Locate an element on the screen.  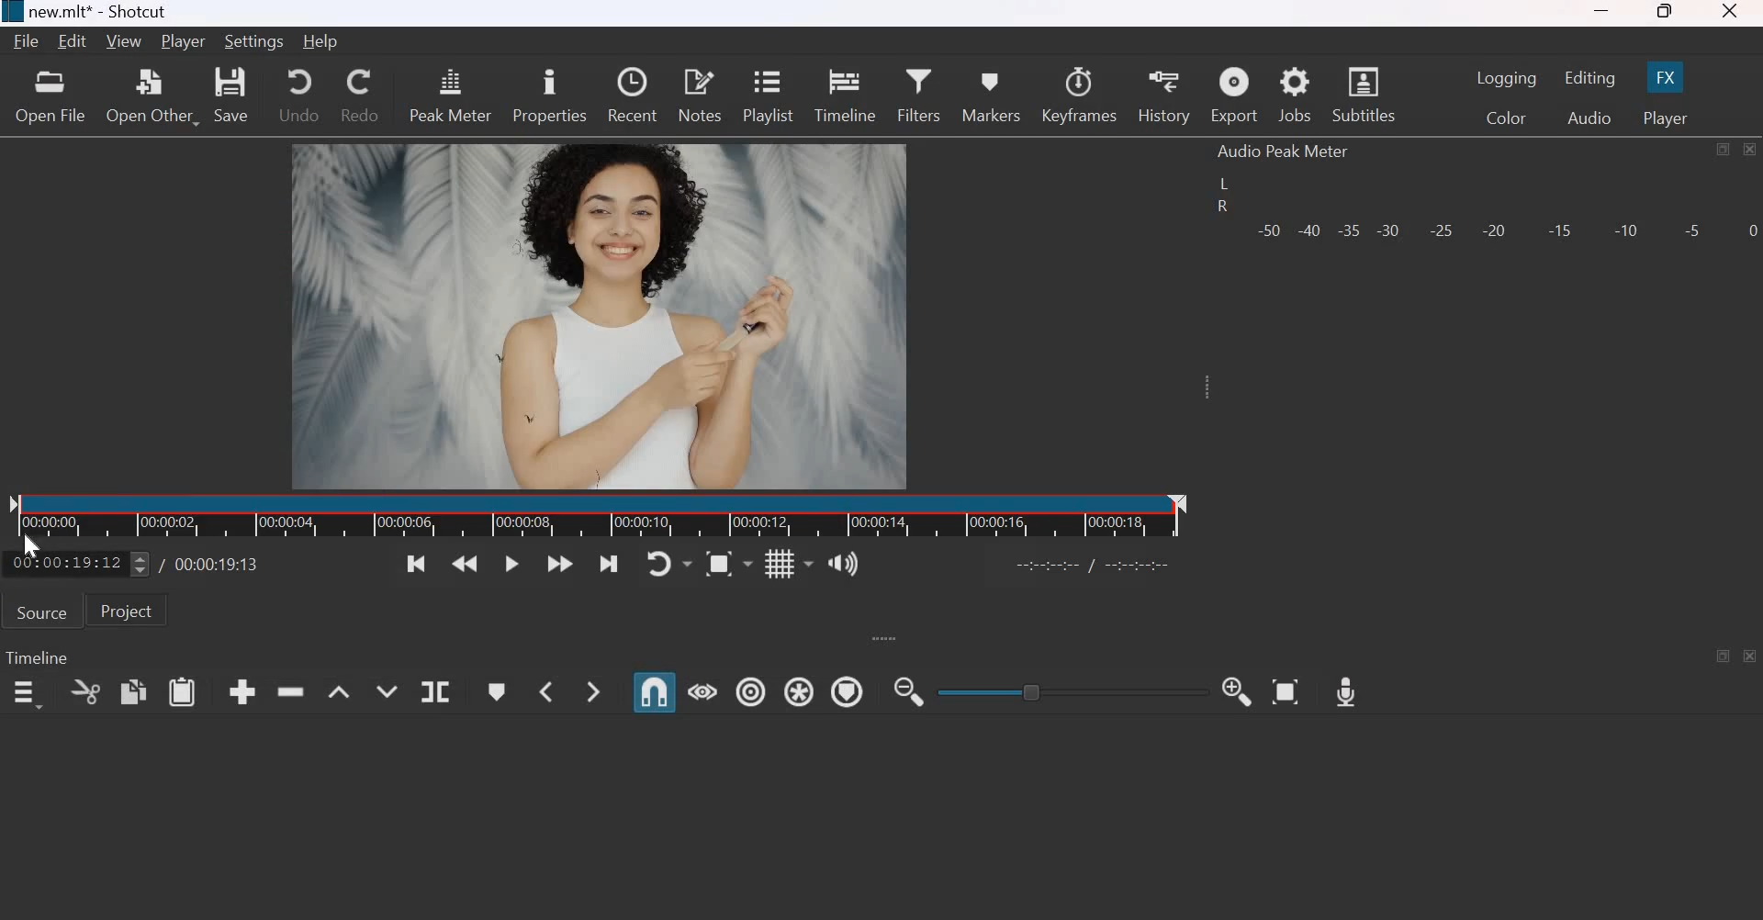
properties is located at coordinates (549, 94).